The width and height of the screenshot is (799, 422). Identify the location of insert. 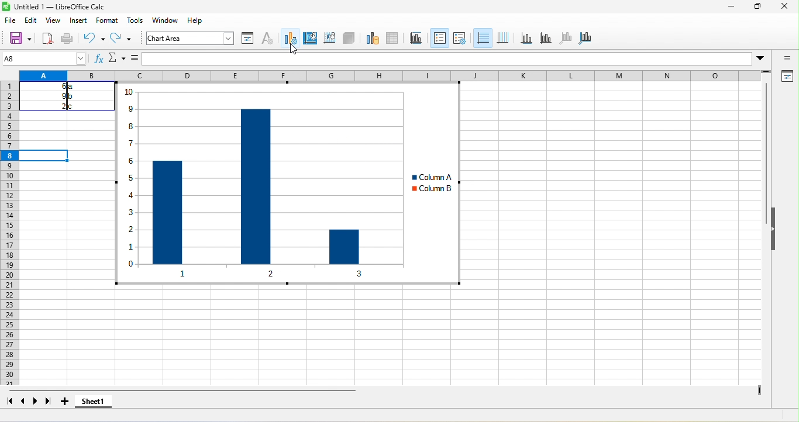
(82, 21).